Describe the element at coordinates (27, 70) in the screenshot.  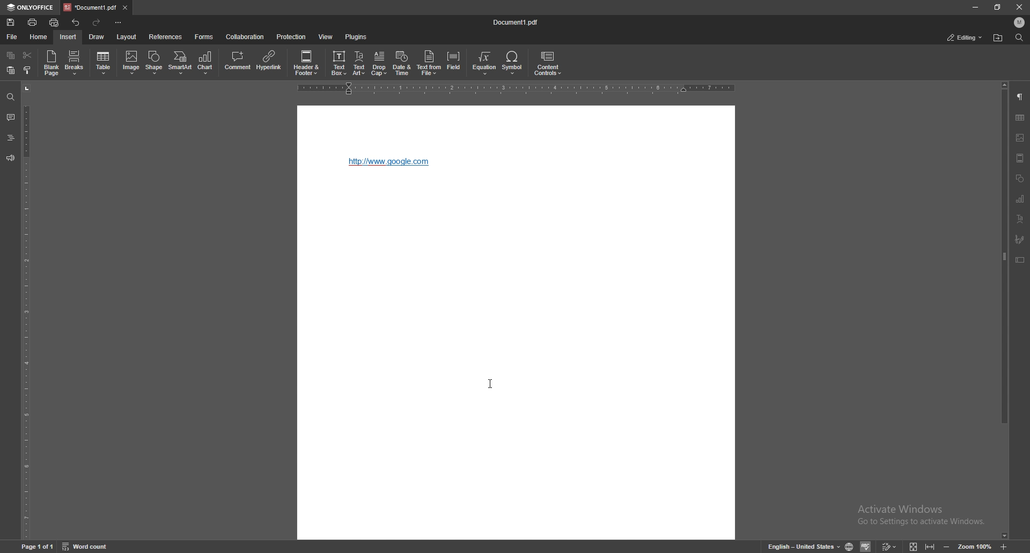
I see `copy style` at that location.